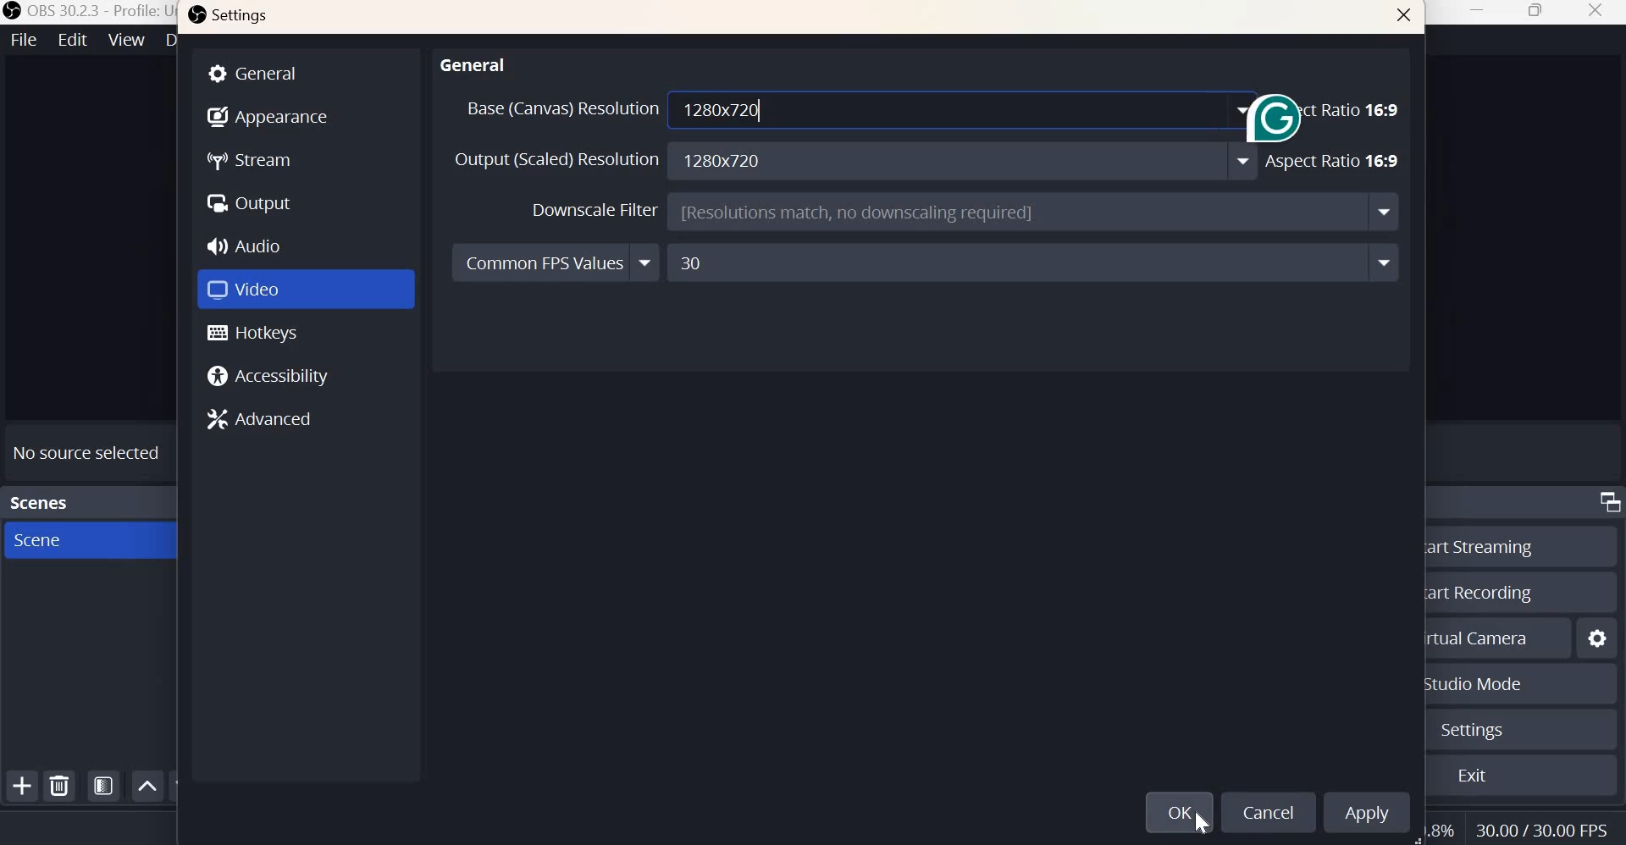  What do you see at coordinates (40, 500) in the screenshot?
I see `Scenes` at bounding box center [40, 500].